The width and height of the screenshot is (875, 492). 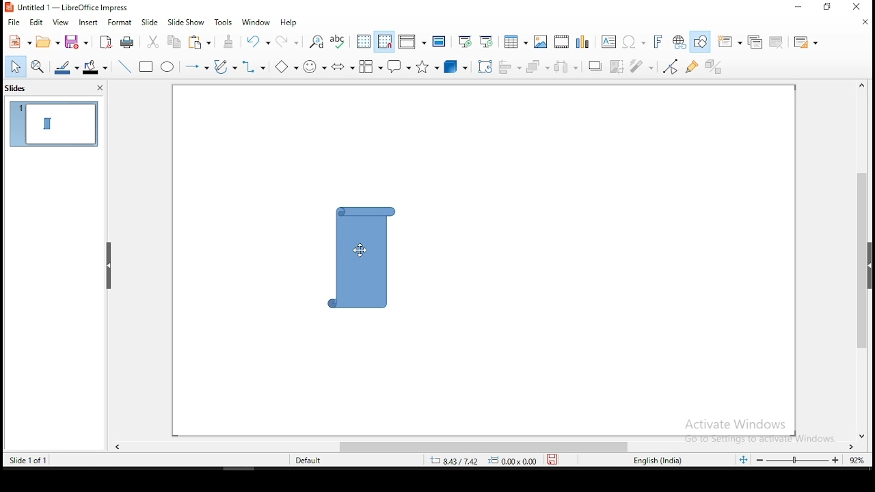 I want to click on new, so click(x=19, y=42).